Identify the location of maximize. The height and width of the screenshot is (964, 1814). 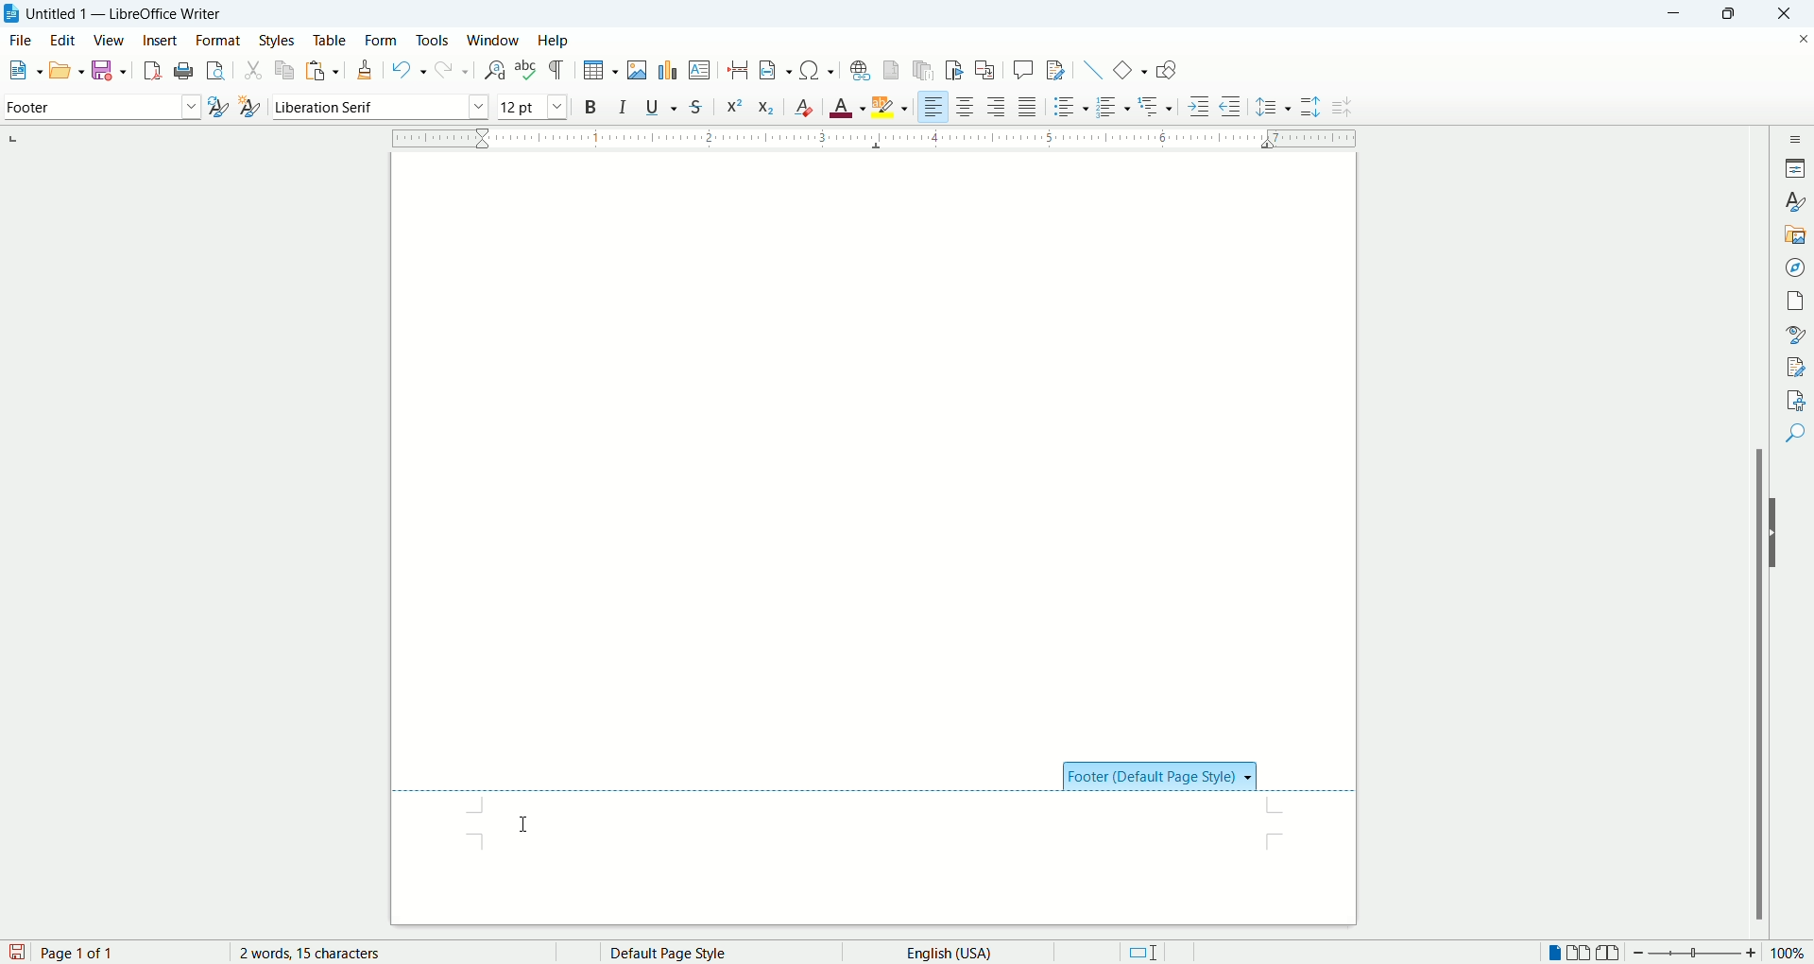
(1737, 15).